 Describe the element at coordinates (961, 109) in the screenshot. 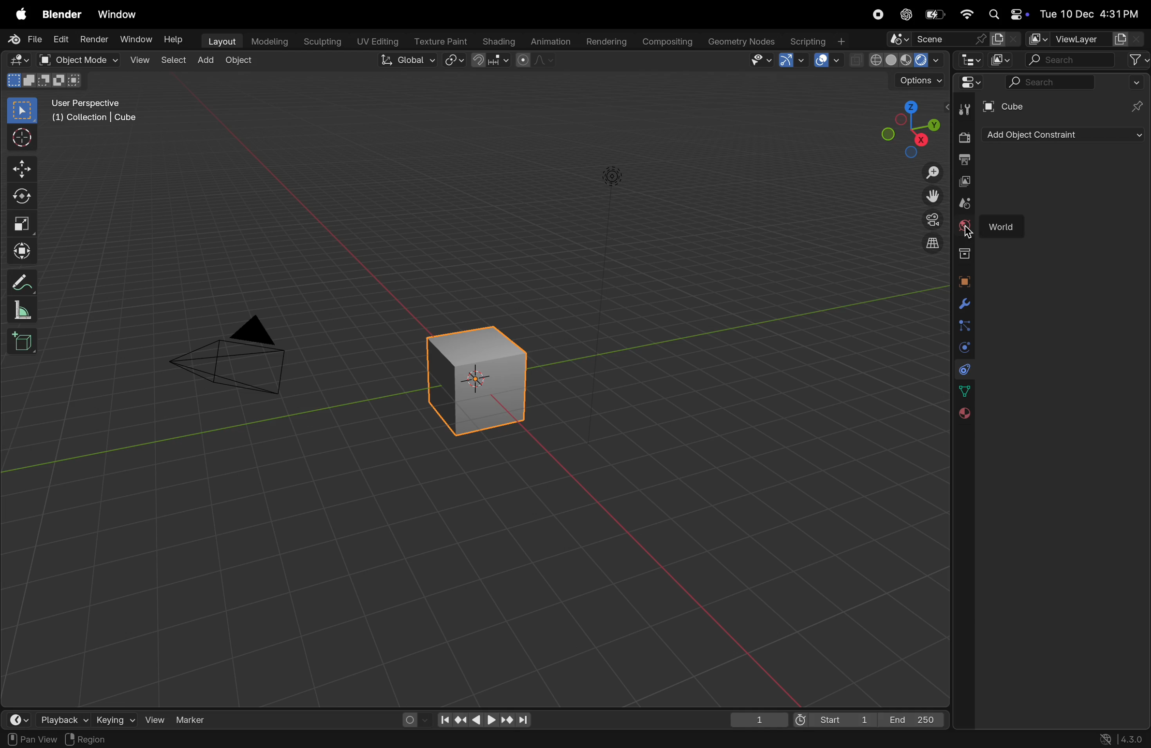

I see `tools` at that location.